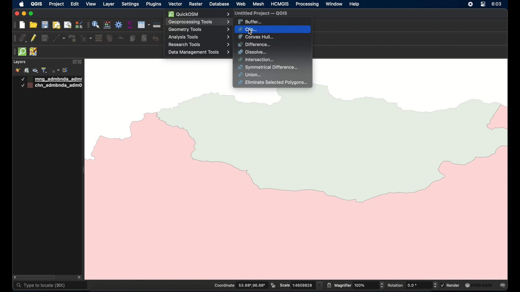 This screenshot has width=520, height=292. I want to click on modify attributes, so click(99, 38).